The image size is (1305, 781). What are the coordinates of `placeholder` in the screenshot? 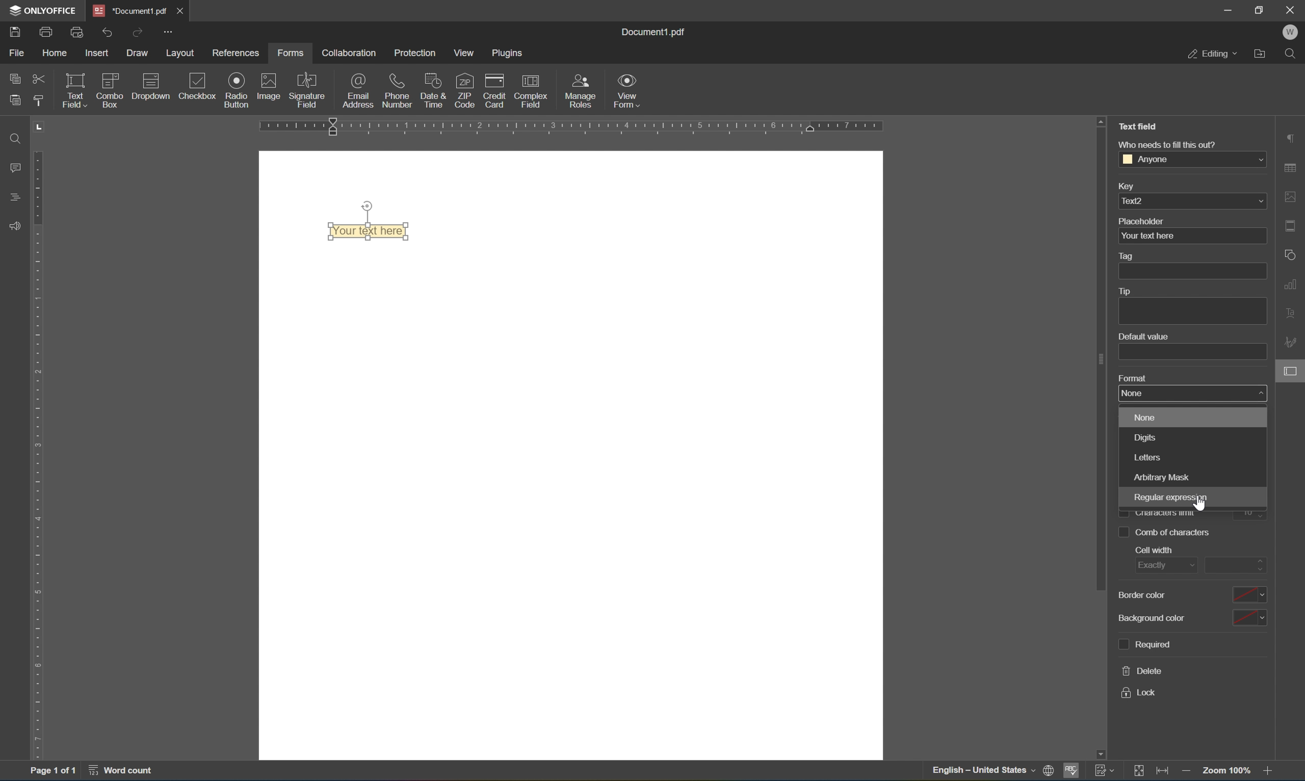 It's located at (1141, 221).